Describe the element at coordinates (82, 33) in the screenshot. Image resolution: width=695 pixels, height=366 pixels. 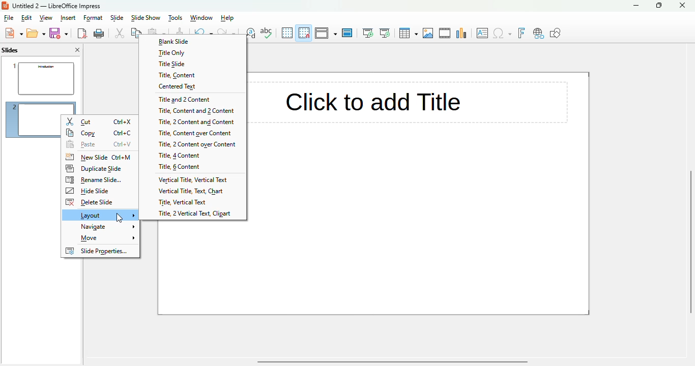
I see `export directly as PDF` at that location.